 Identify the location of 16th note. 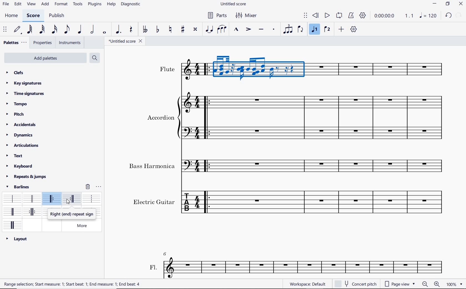
(55, 30).